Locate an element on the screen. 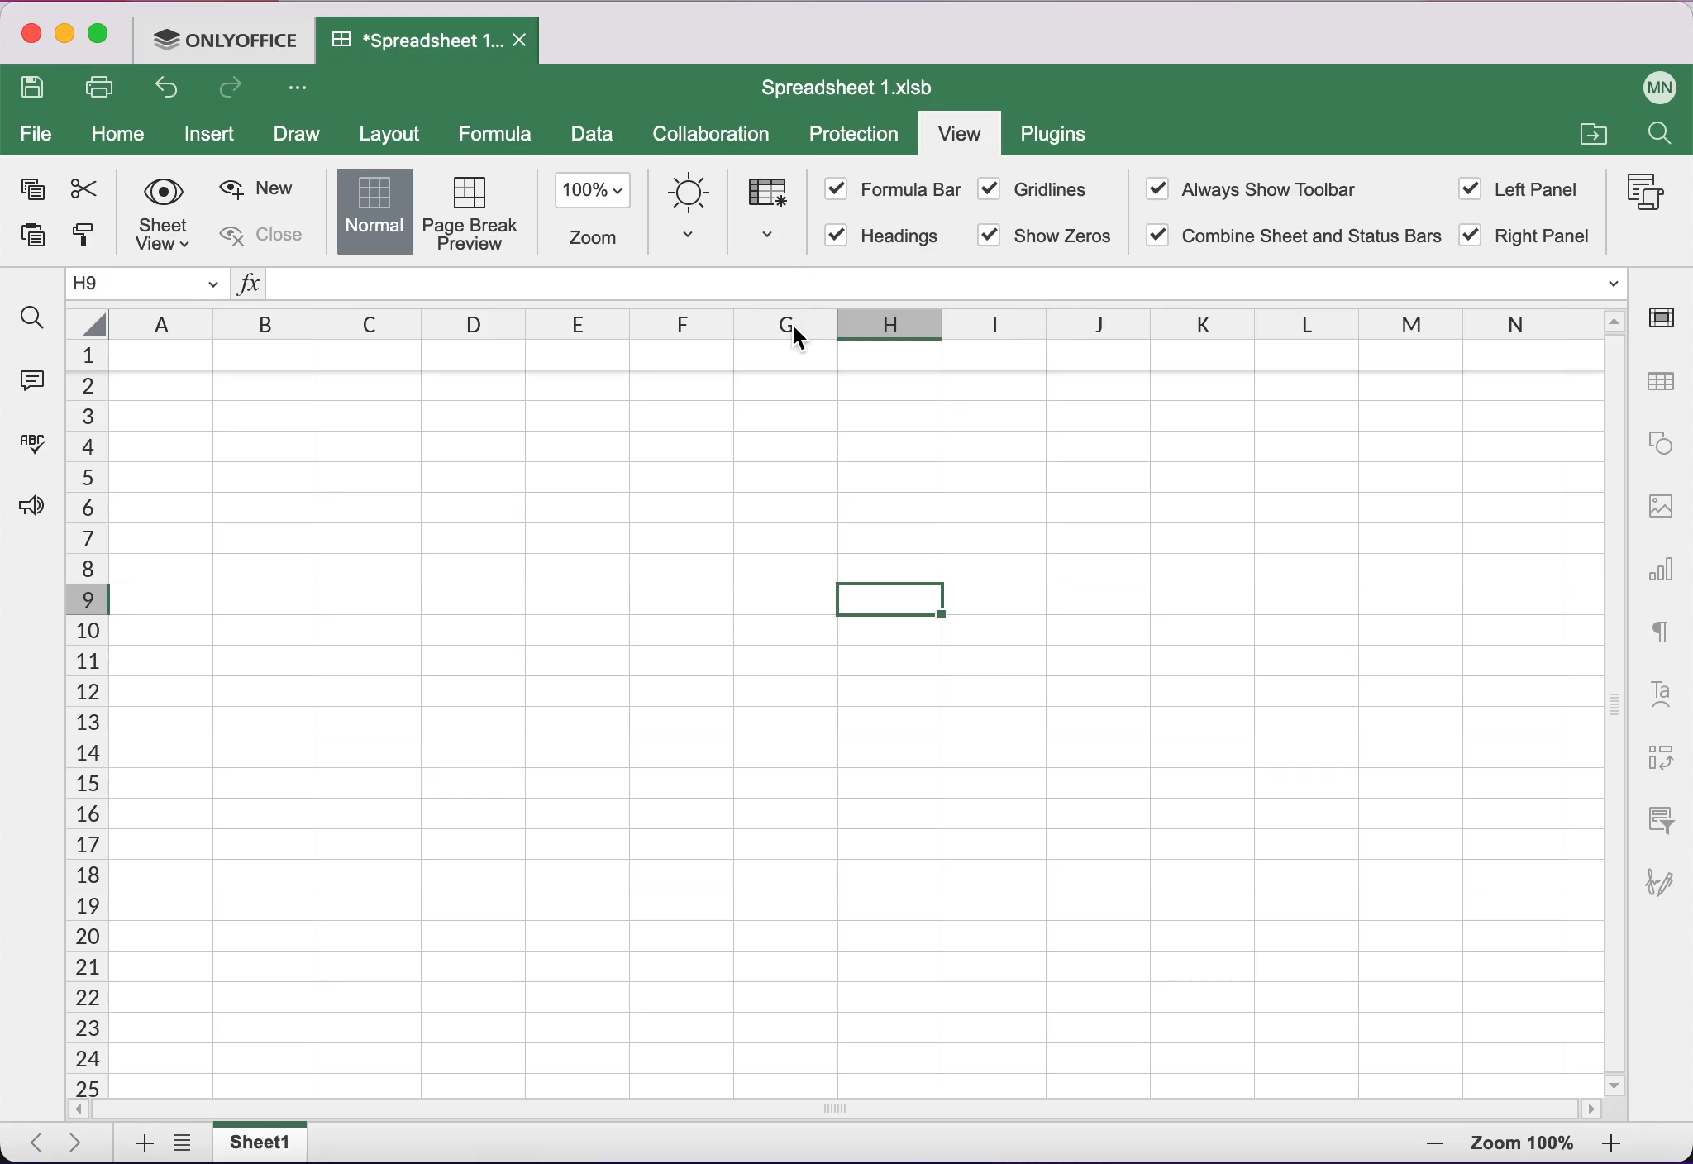  close is located at coordinates (31, 34).